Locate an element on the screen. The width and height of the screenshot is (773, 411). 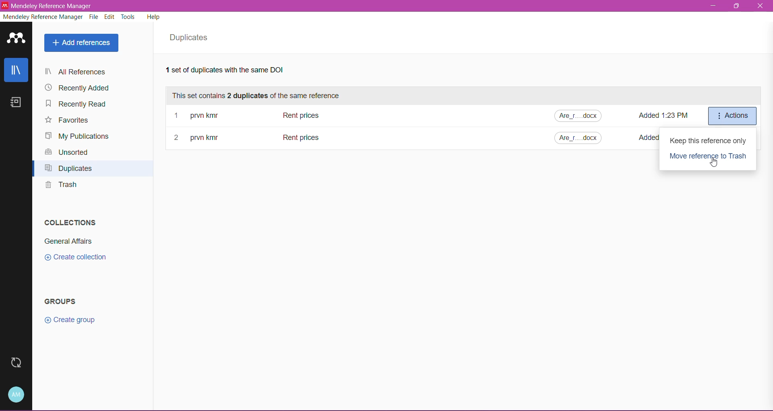
Application Name is located at coordinates (54, 6).